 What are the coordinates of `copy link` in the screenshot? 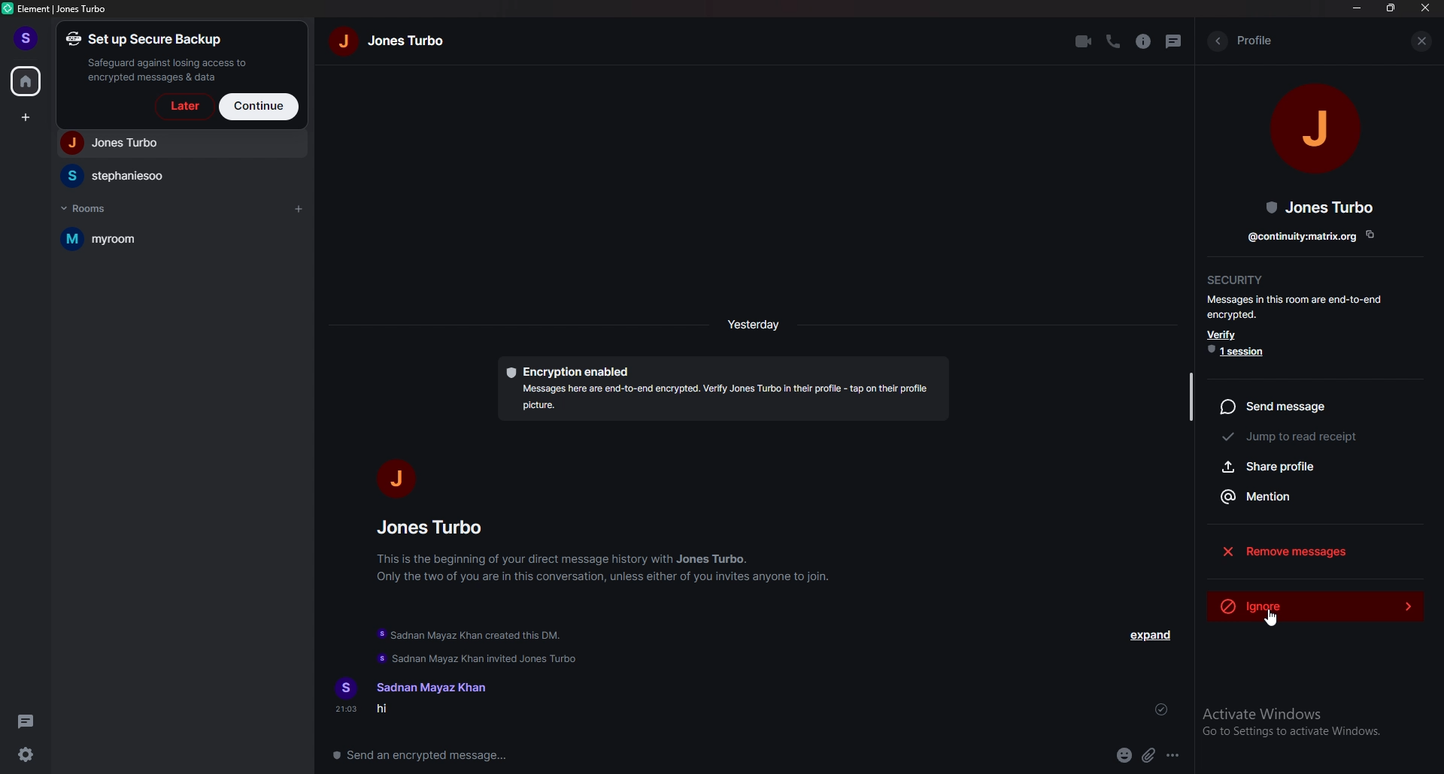 It's located at (1312, 234).